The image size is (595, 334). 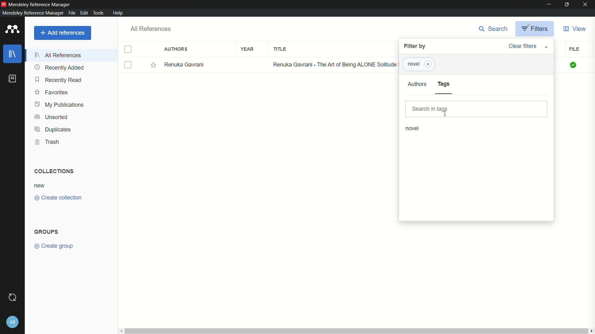 What do you see at coordinates (58, 55) in the screenshot?
I see `all references` at bounding box center [58, 55].